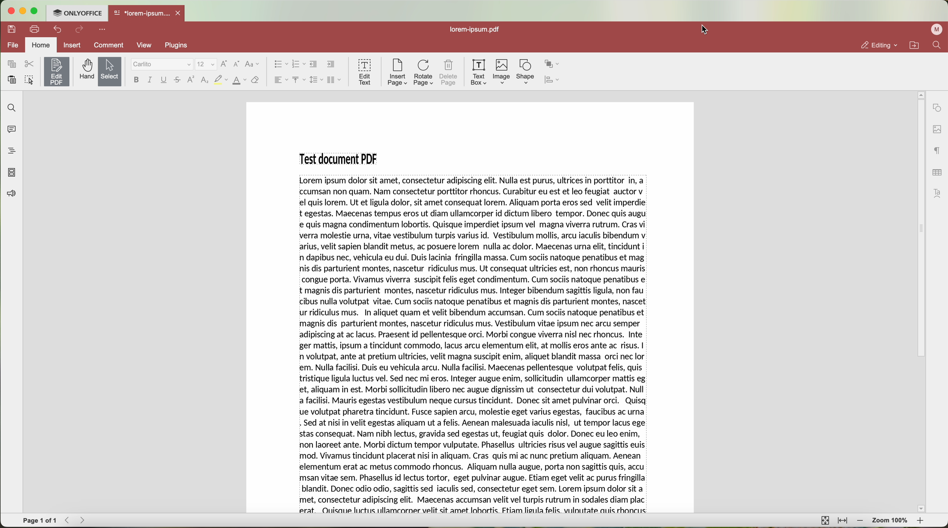  Describe the element at coordinates (842, 521) in the screenshot. I see `fit to width` at that location.